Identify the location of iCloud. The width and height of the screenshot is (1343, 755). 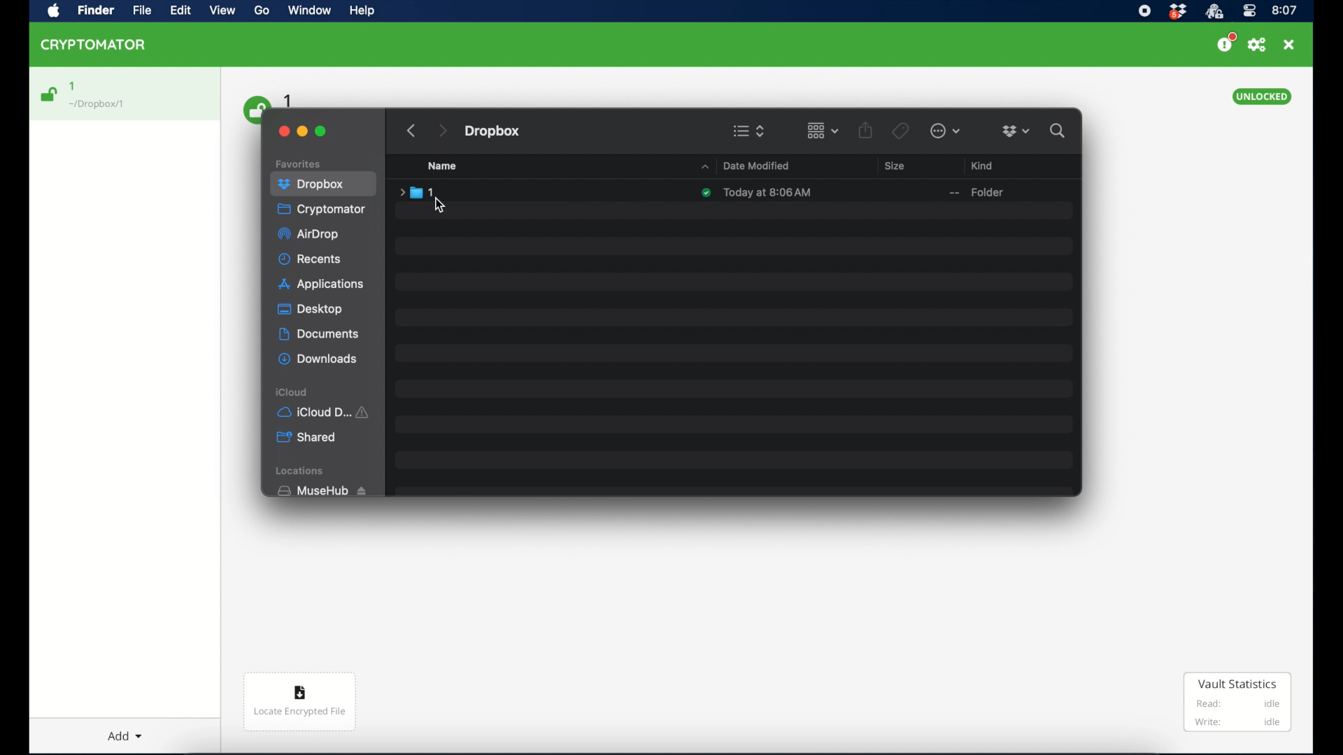
(326, 411).